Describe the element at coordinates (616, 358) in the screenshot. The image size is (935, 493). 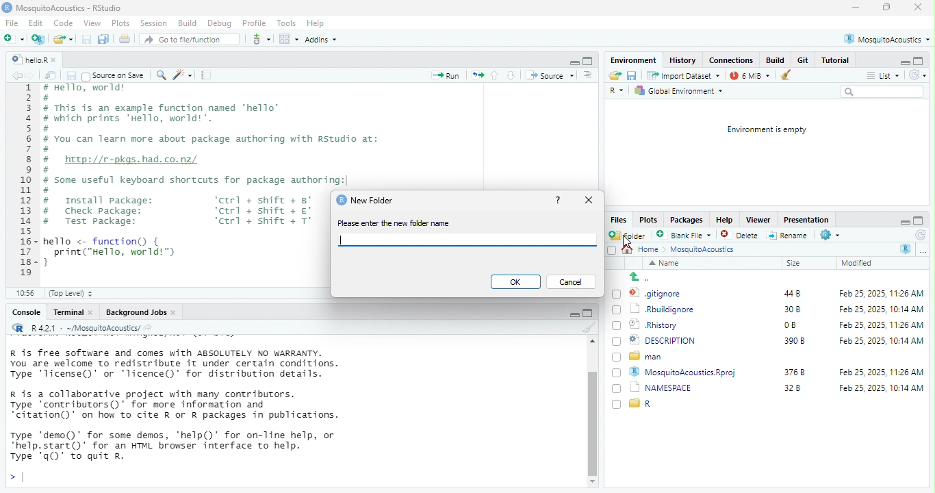
I see `checkbox` at that location.